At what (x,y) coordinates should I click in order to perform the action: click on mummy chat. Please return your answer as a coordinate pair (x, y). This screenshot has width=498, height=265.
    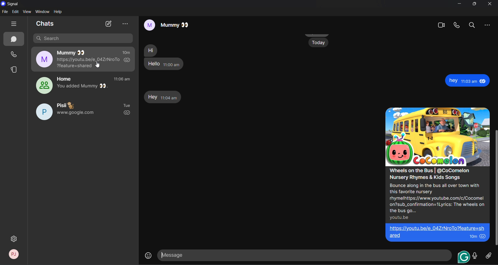
    Looking at the image, I should click on (85, 59).